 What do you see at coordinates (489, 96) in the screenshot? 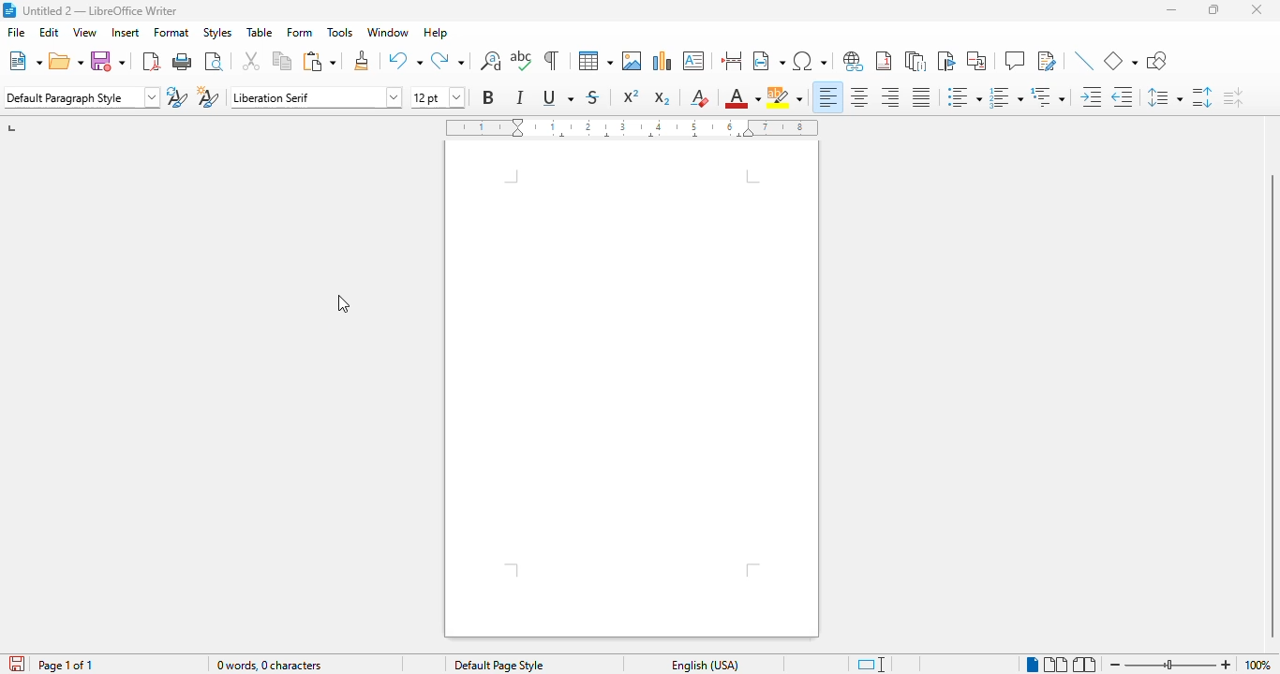
I see `bold` at bounding box center [489, 96].